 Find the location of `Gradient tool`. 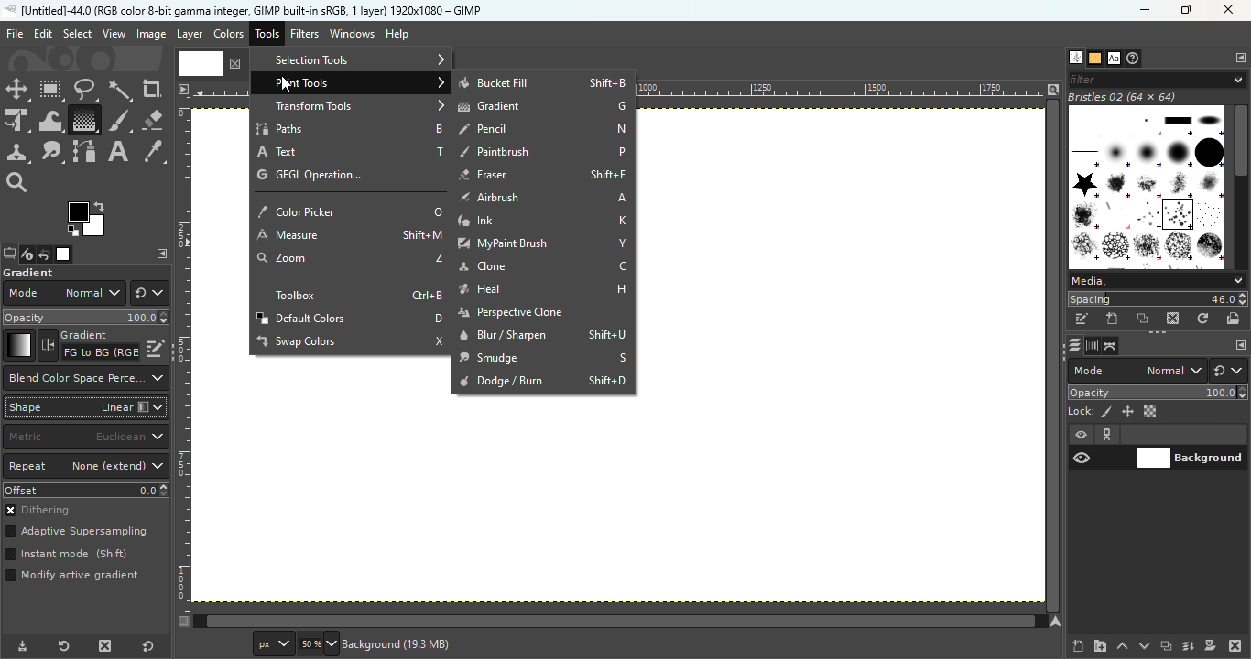

Gradient tool is located at coordinates (83, 120).